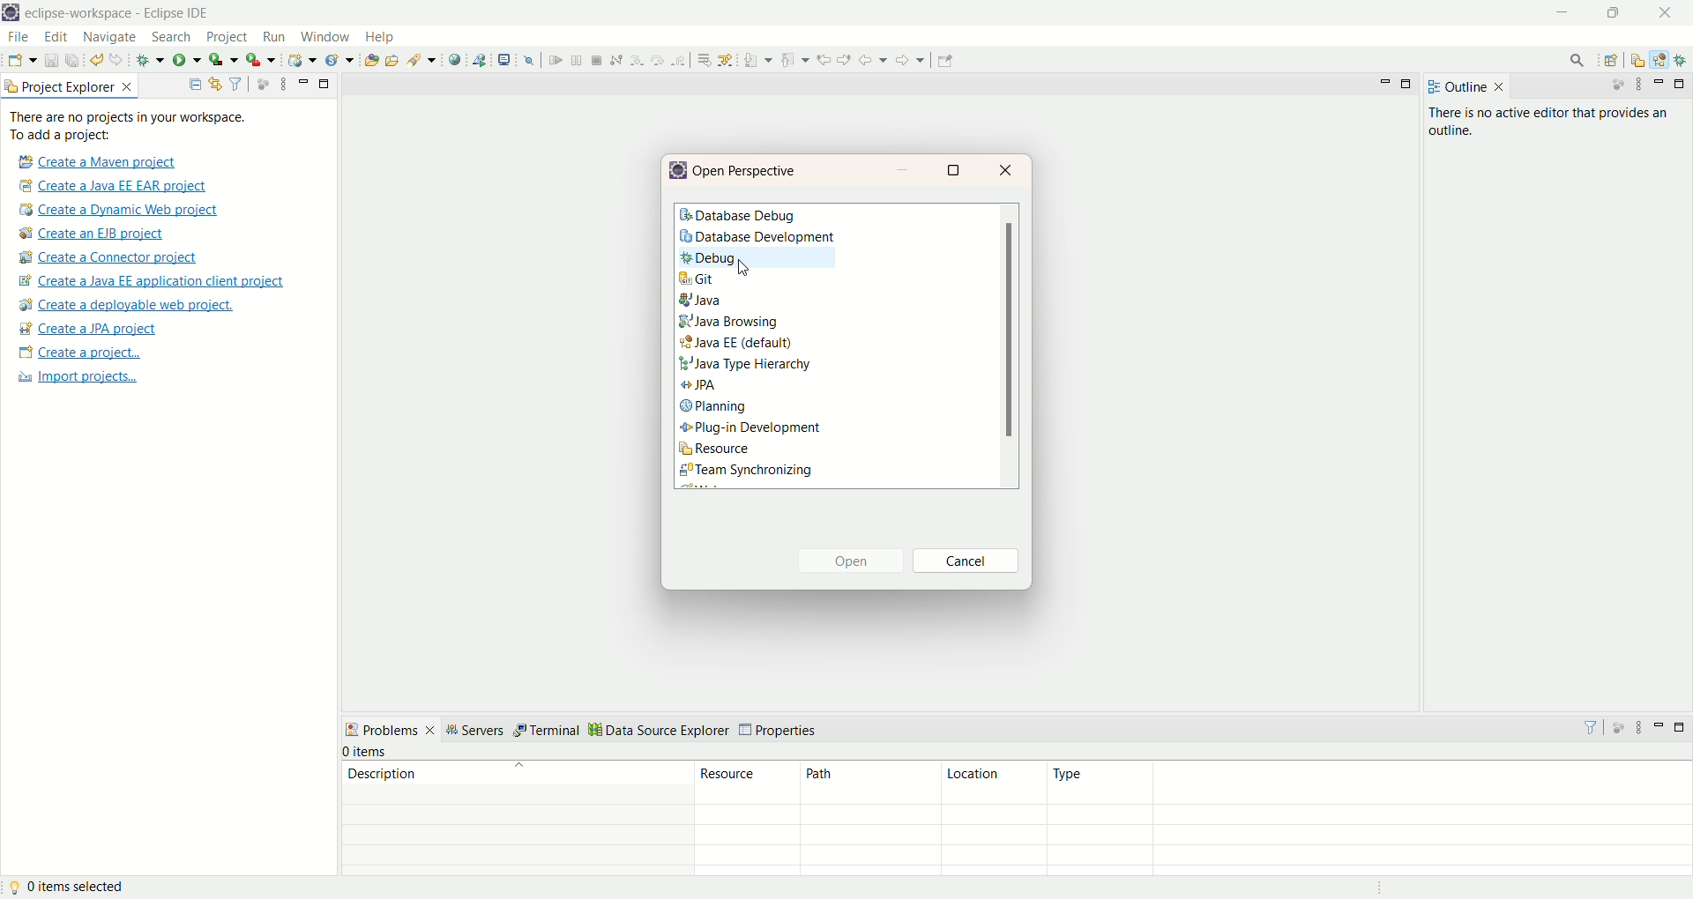  I want to click on open web browser, so click(456, 60).